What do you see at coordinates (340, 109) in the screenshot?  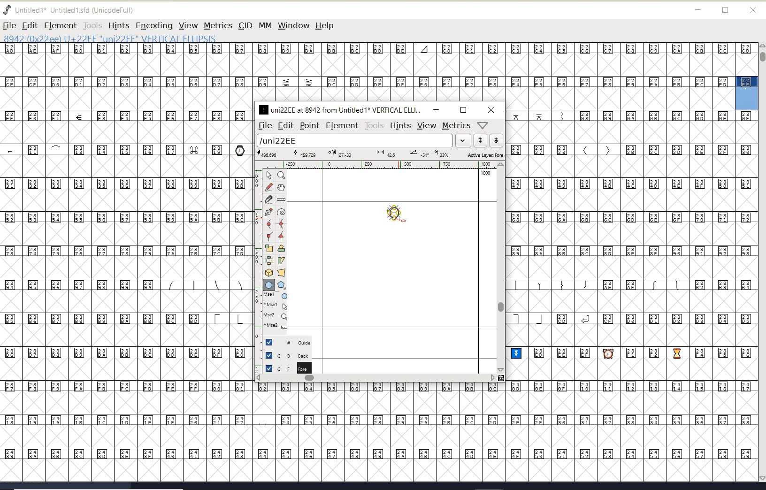 I see `uni22EE at 8942 from Untitled1 VERTICAL ELLIPSE` at bounding box center [340, 109].